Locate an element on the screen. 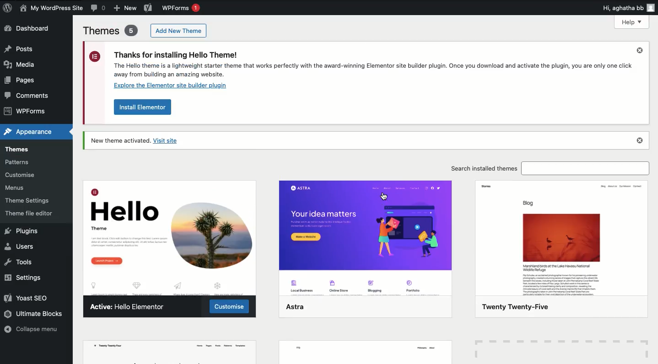 Image resolution: width=658 pixels, height=364 pixels. Search installed themes is located at coordinates (548, 168).